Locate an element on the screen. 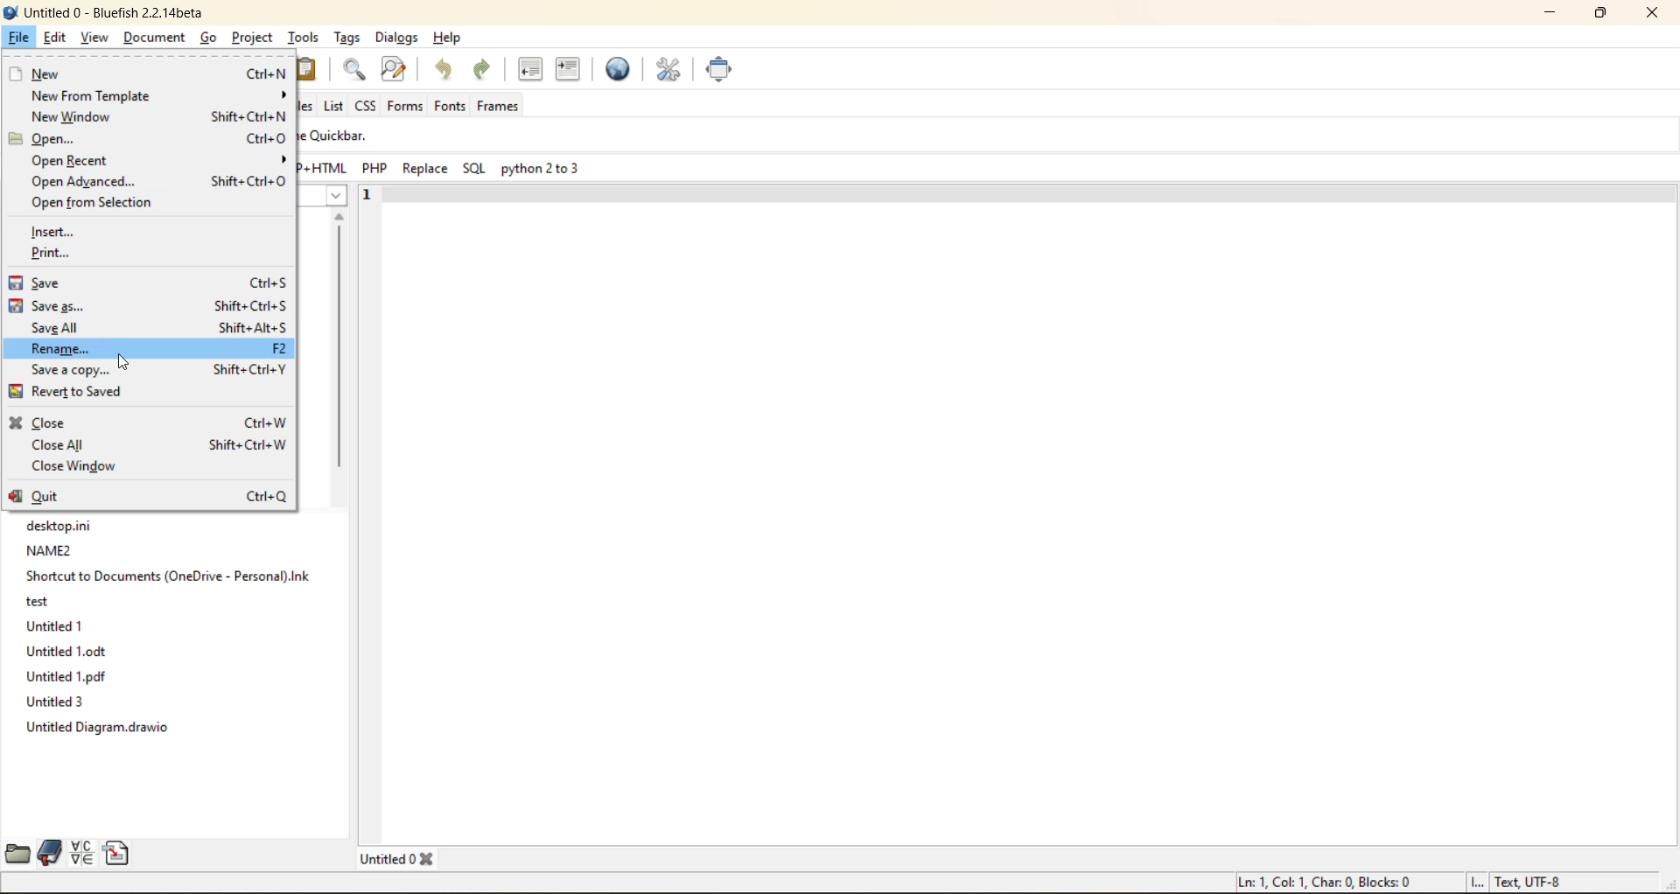  paste is located at coordinates (308, 69).